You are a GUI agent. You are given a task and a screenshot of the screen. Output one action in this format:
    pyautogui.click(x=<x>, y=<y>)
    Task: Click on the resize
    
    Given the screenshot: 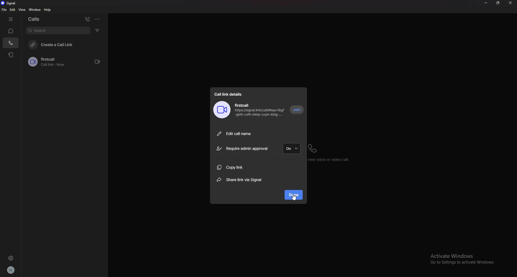 What is the action you would take?
    pyautogui.click(x=498, y=3)
    